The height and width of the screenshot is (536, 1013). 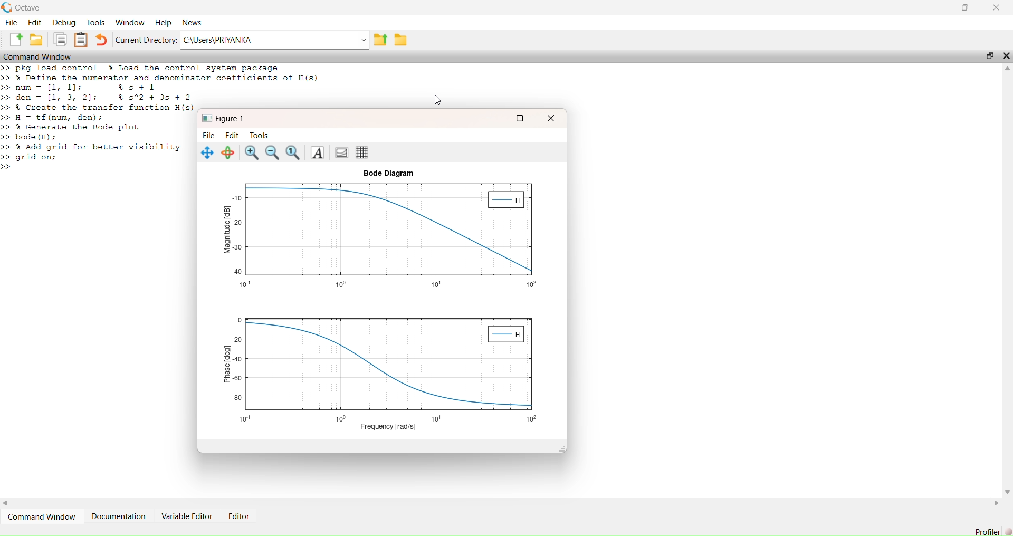 What do you see at coordinates (207, 152) in the screenshot?
I see `Pan` at bounding box center [207, 152].